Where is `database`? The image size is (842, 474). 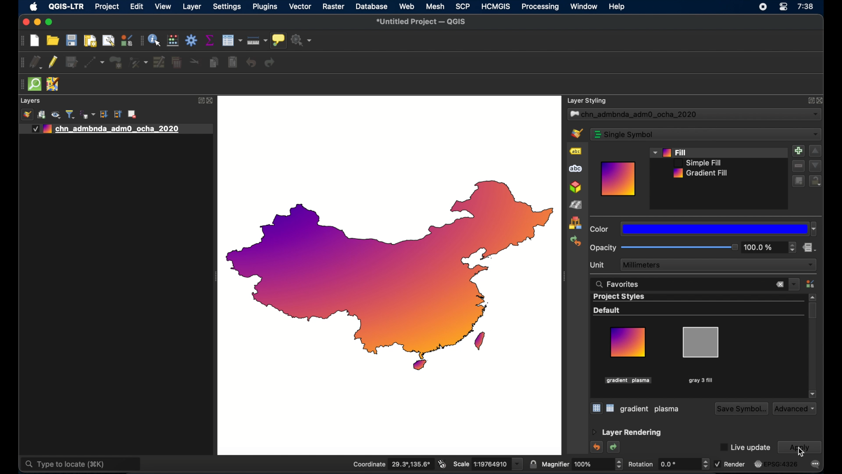 database is located at coordinates (371, 6).